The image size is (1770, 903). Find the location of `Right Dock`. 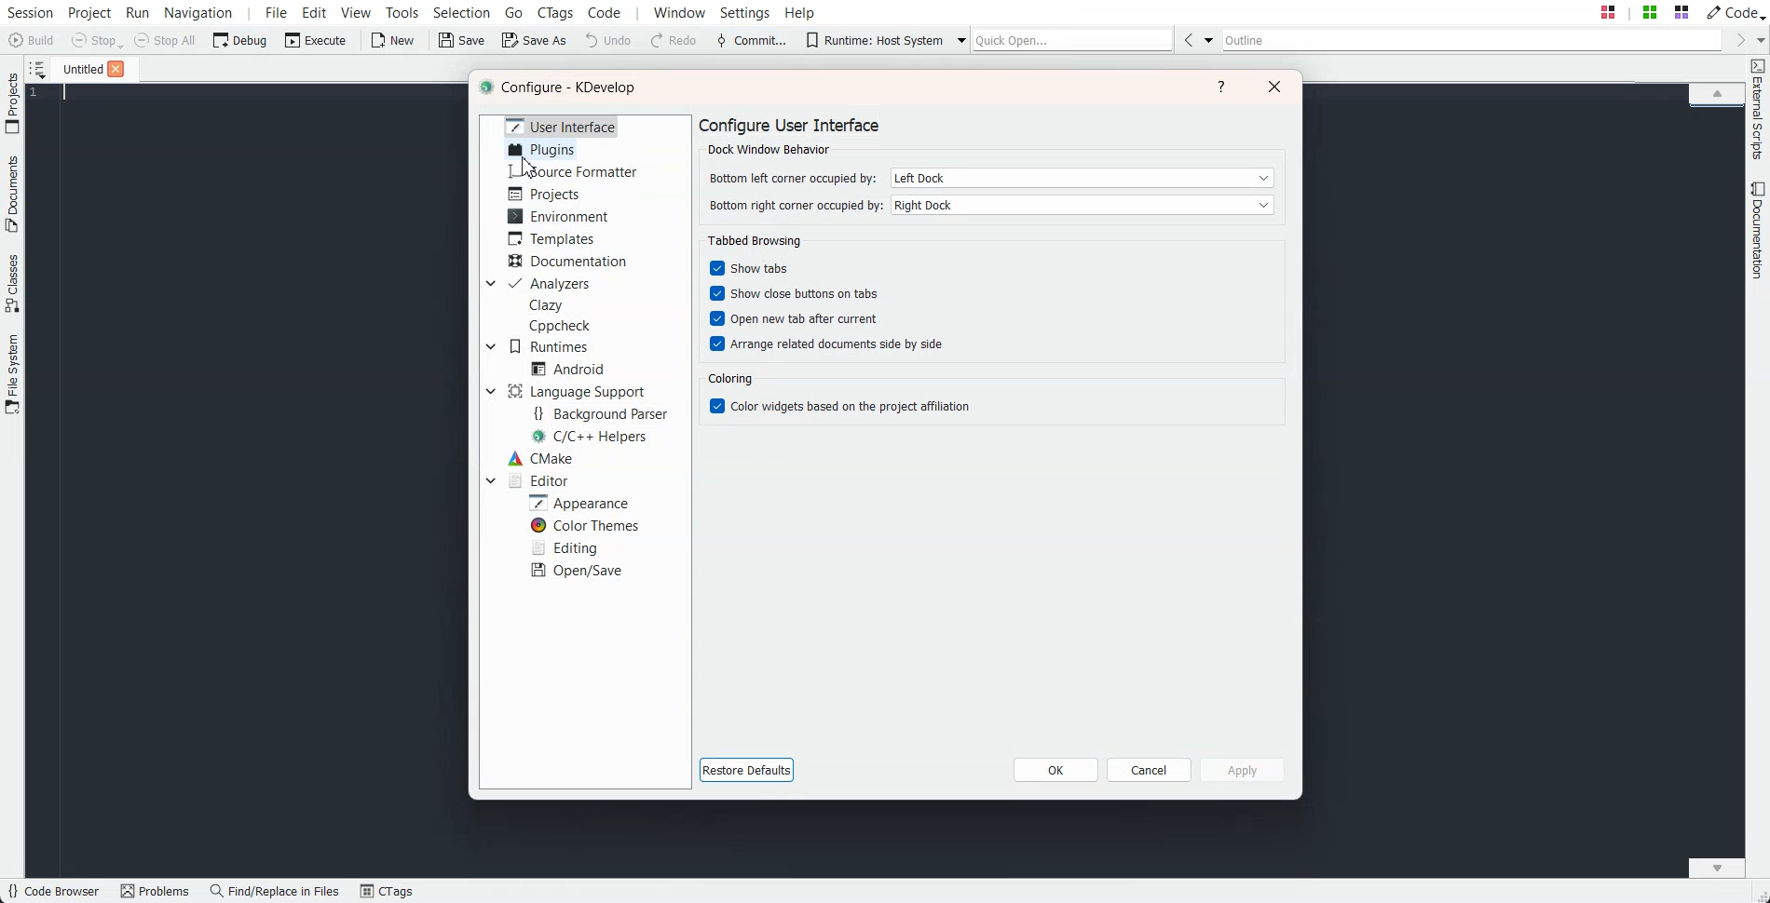

Right Dock is located at coordinates (1083, 205).